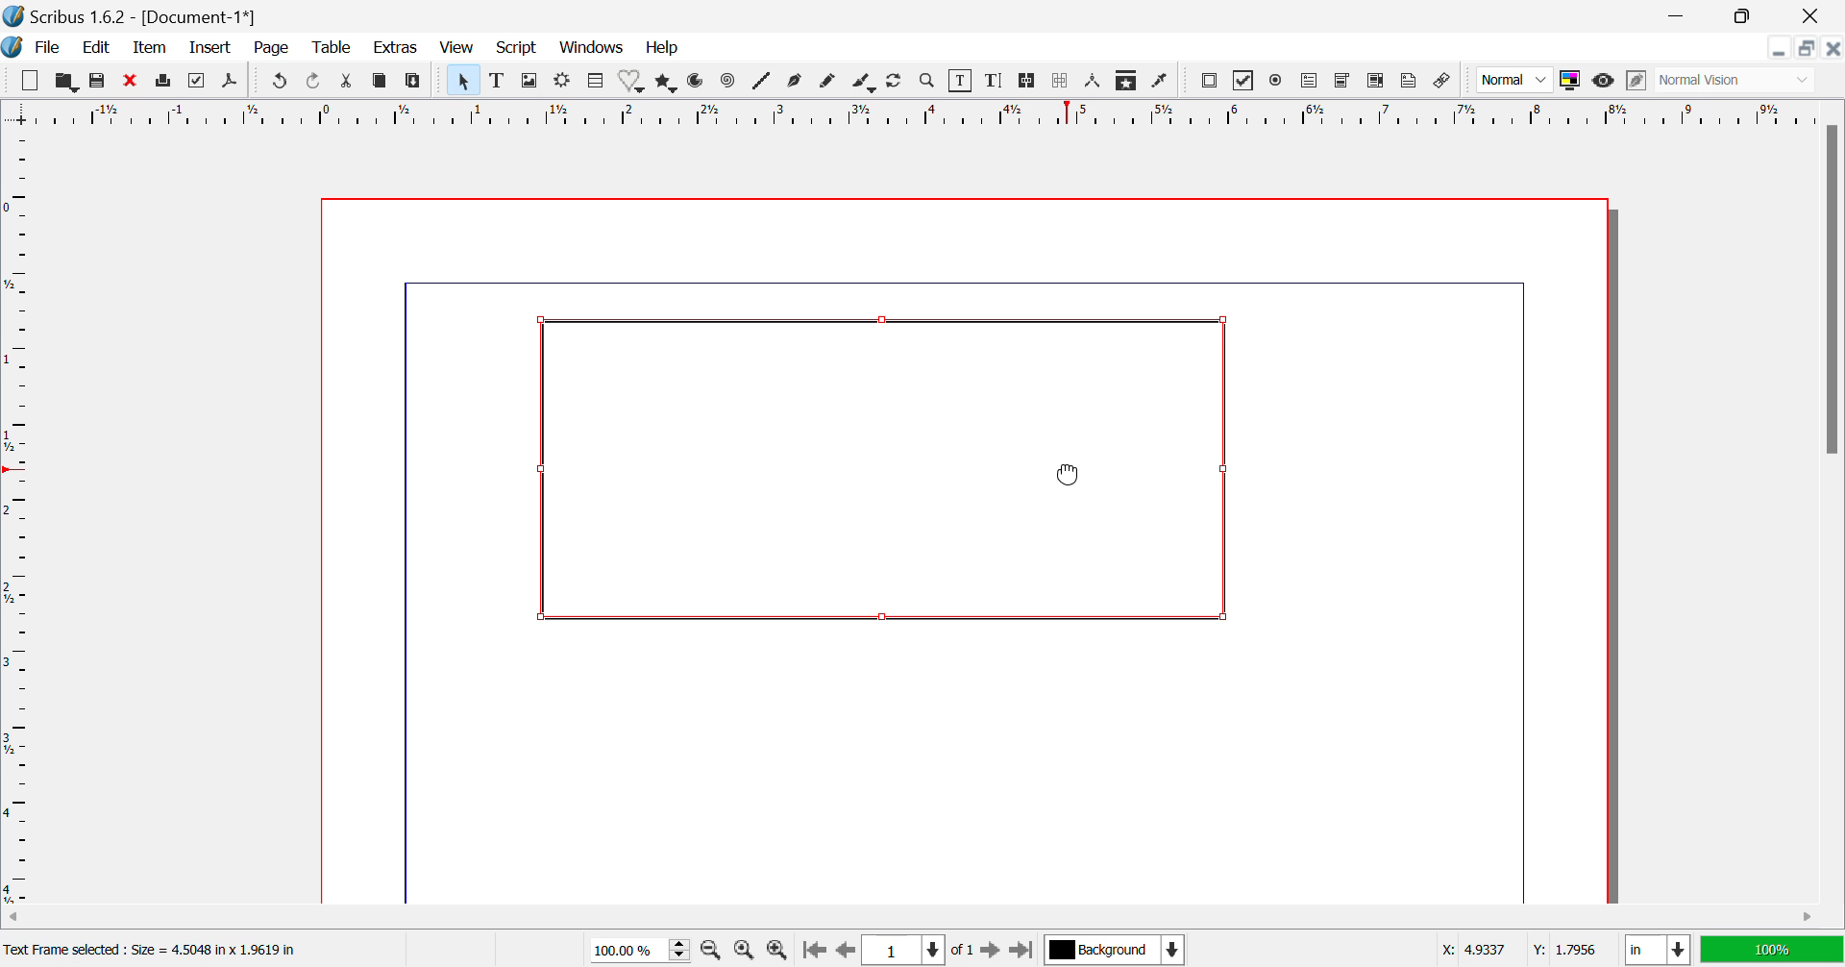 This screenshot has height=967, width=1845. Describe the element at coordinates (1446, 82) in the screenshot. I see `Link annotation` at that location.